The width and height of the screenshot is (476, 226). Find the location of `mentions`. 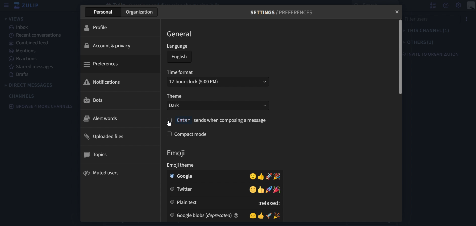

mentions is located at coordinates (22, 51).